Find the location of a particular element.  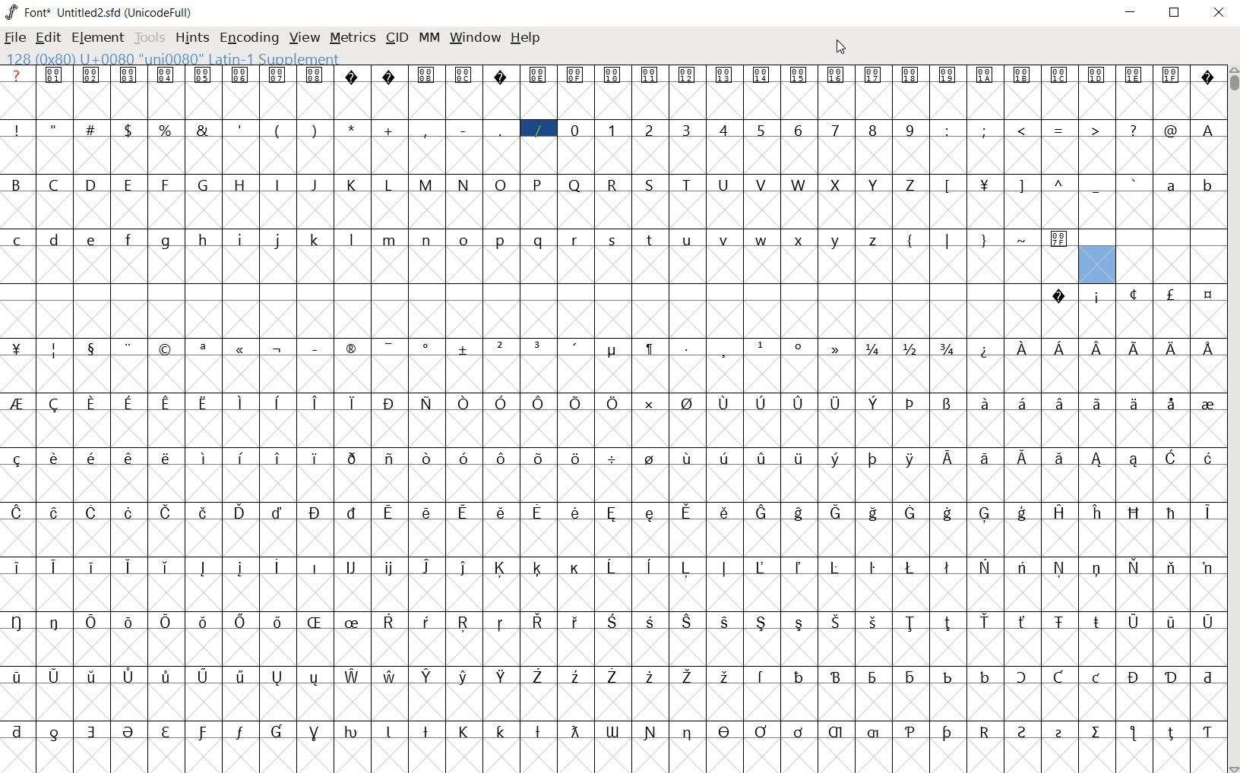

glyph is located at coordinates (1097, 75).